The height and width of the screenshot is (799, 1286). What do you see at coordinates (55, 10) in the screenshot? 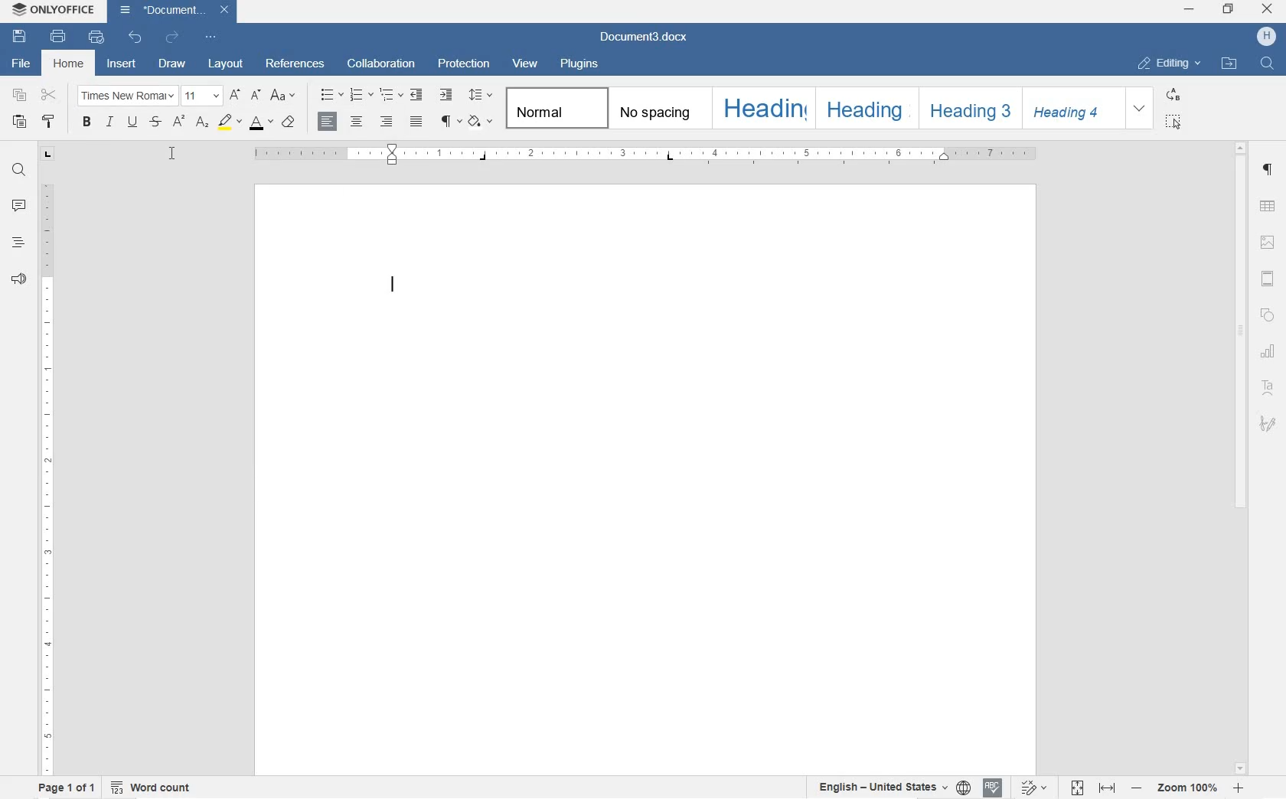
I see `ONLYOFFICE` at bounding box center [55, 10].